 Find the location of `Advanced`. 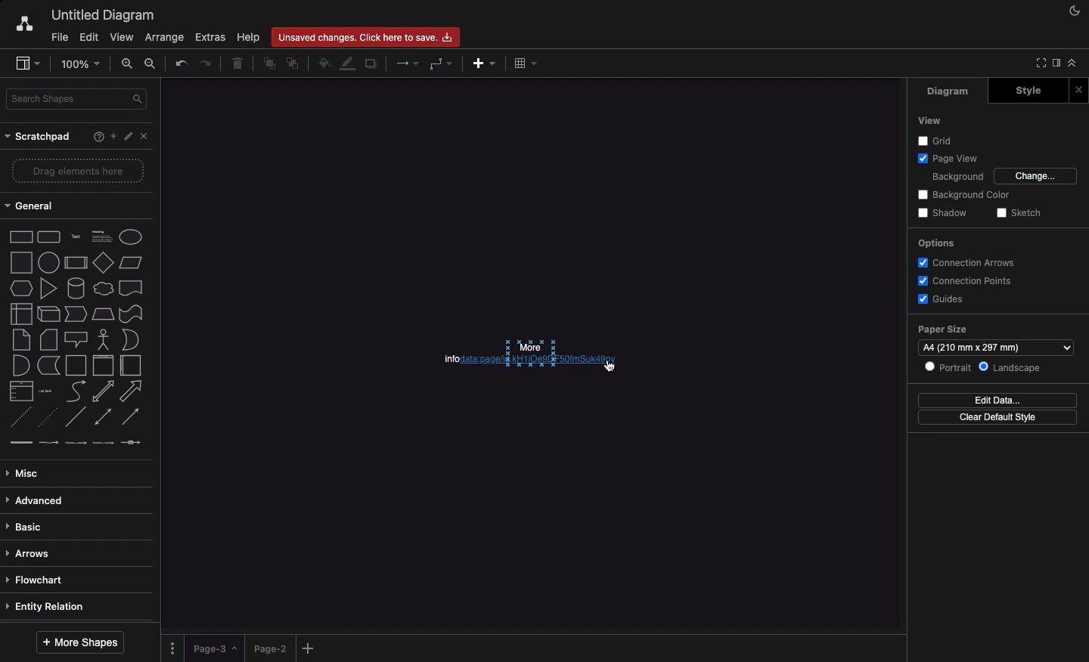

Advanced is located at coordinates (38, 502).